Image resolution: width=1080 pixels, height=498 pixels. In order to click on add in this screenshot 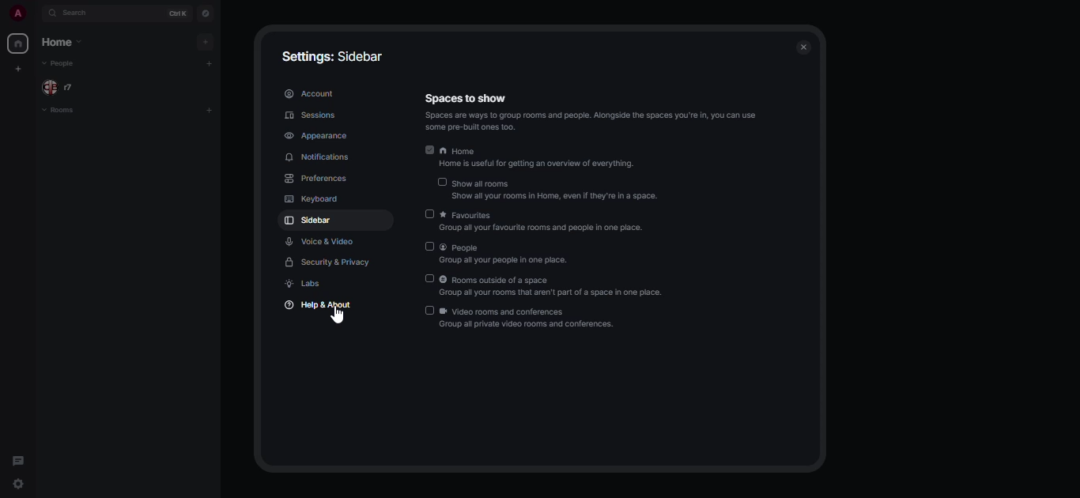, I will do `click(207, 42)`.